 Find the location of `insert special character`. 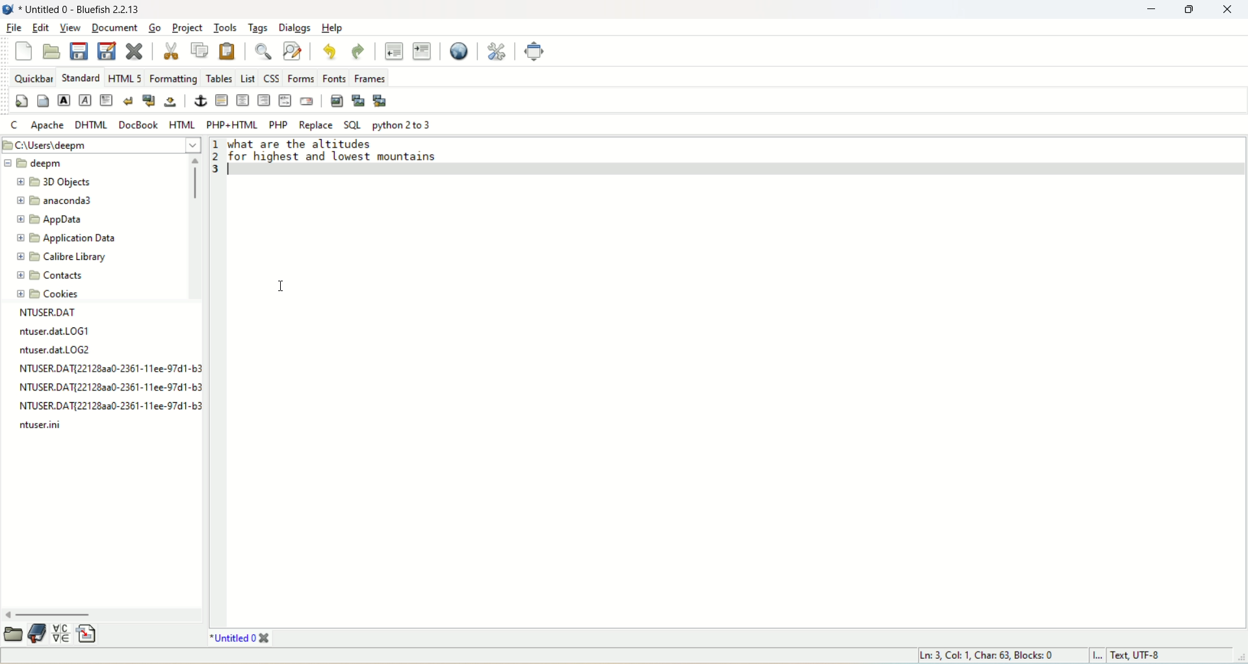

insert special character is located at coordinates (63, 634).